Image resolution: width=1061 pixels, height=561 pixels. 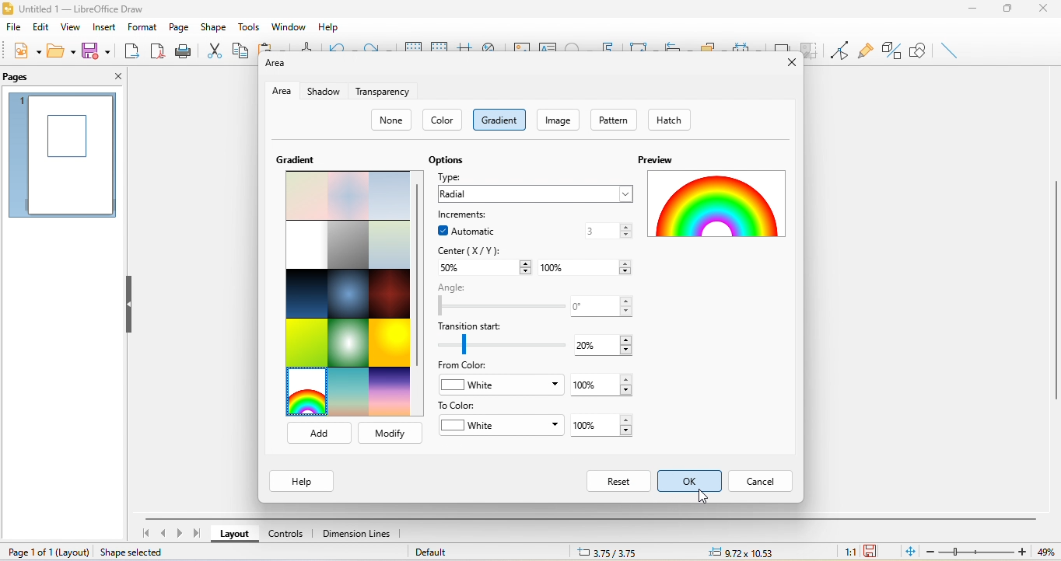 What do you see at coordinates (348, 344) in the screenshot?
I see `neon light` at bounding box center [348, 344].